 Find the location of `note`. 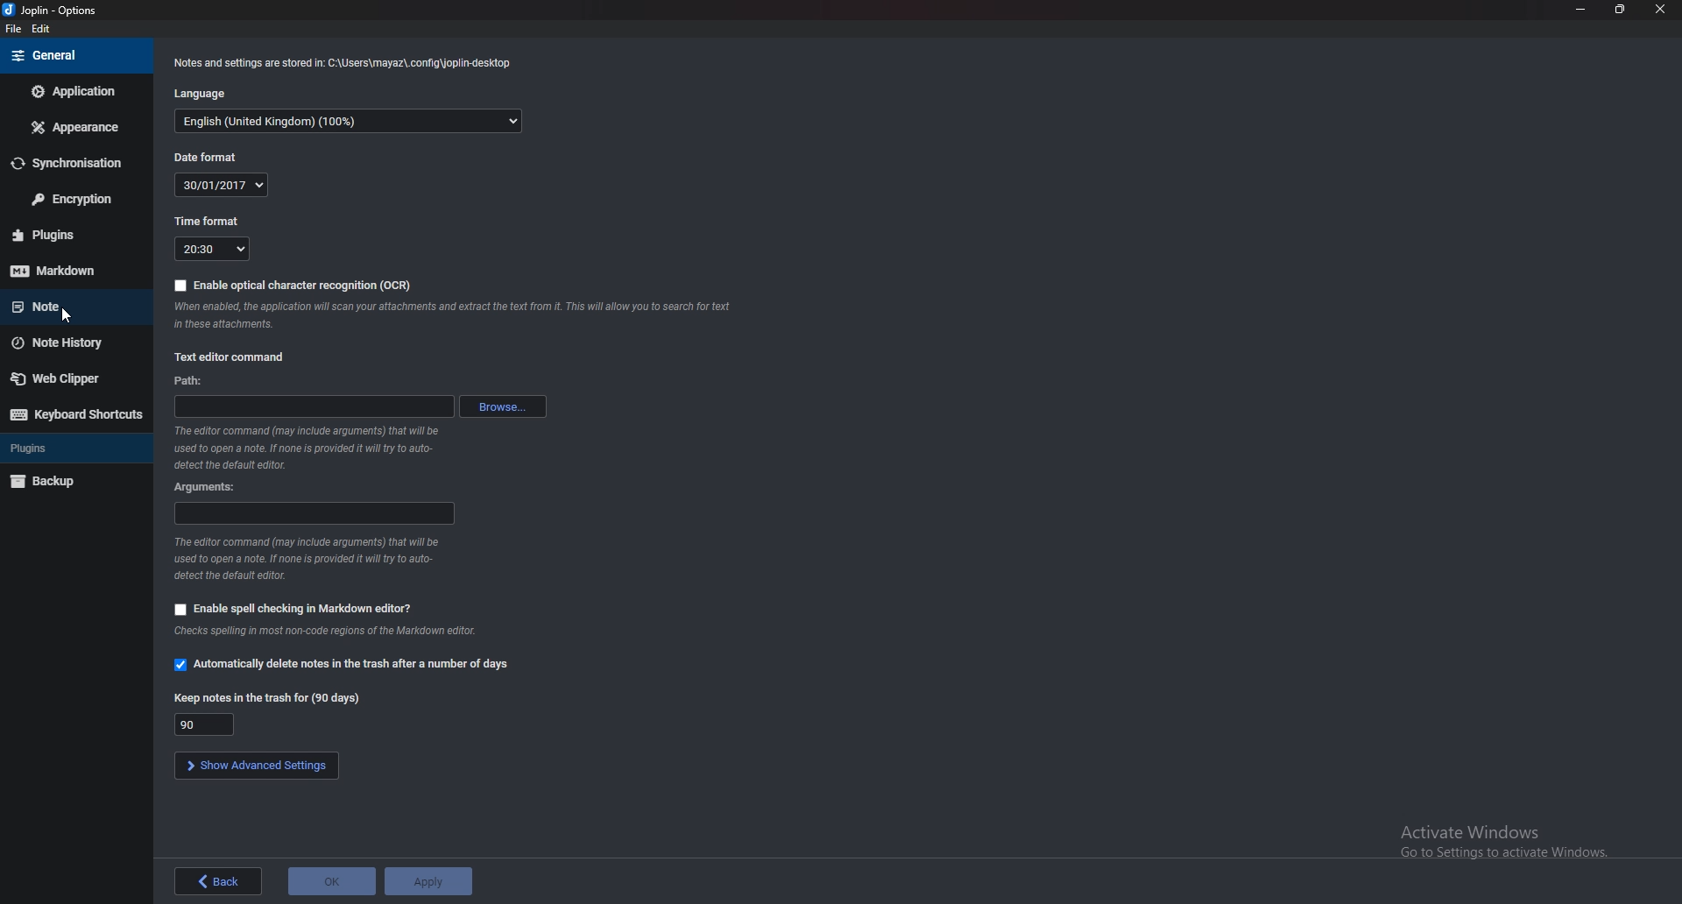

note is located at coordinates (67, 307).